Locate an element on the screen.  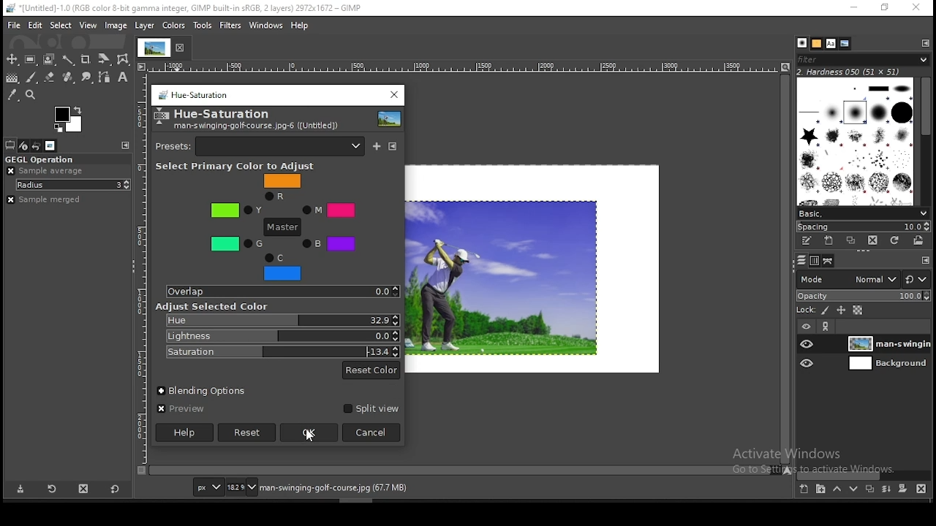
move layer on step up is located at coordinates (838, 489).